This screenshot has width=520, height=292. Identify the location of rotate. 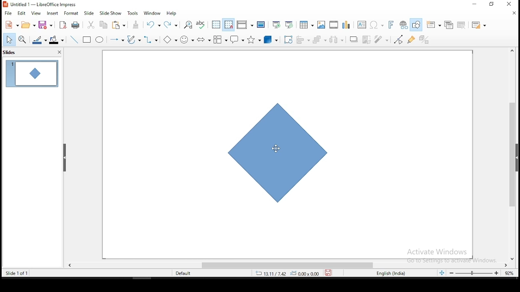
(289, 39).